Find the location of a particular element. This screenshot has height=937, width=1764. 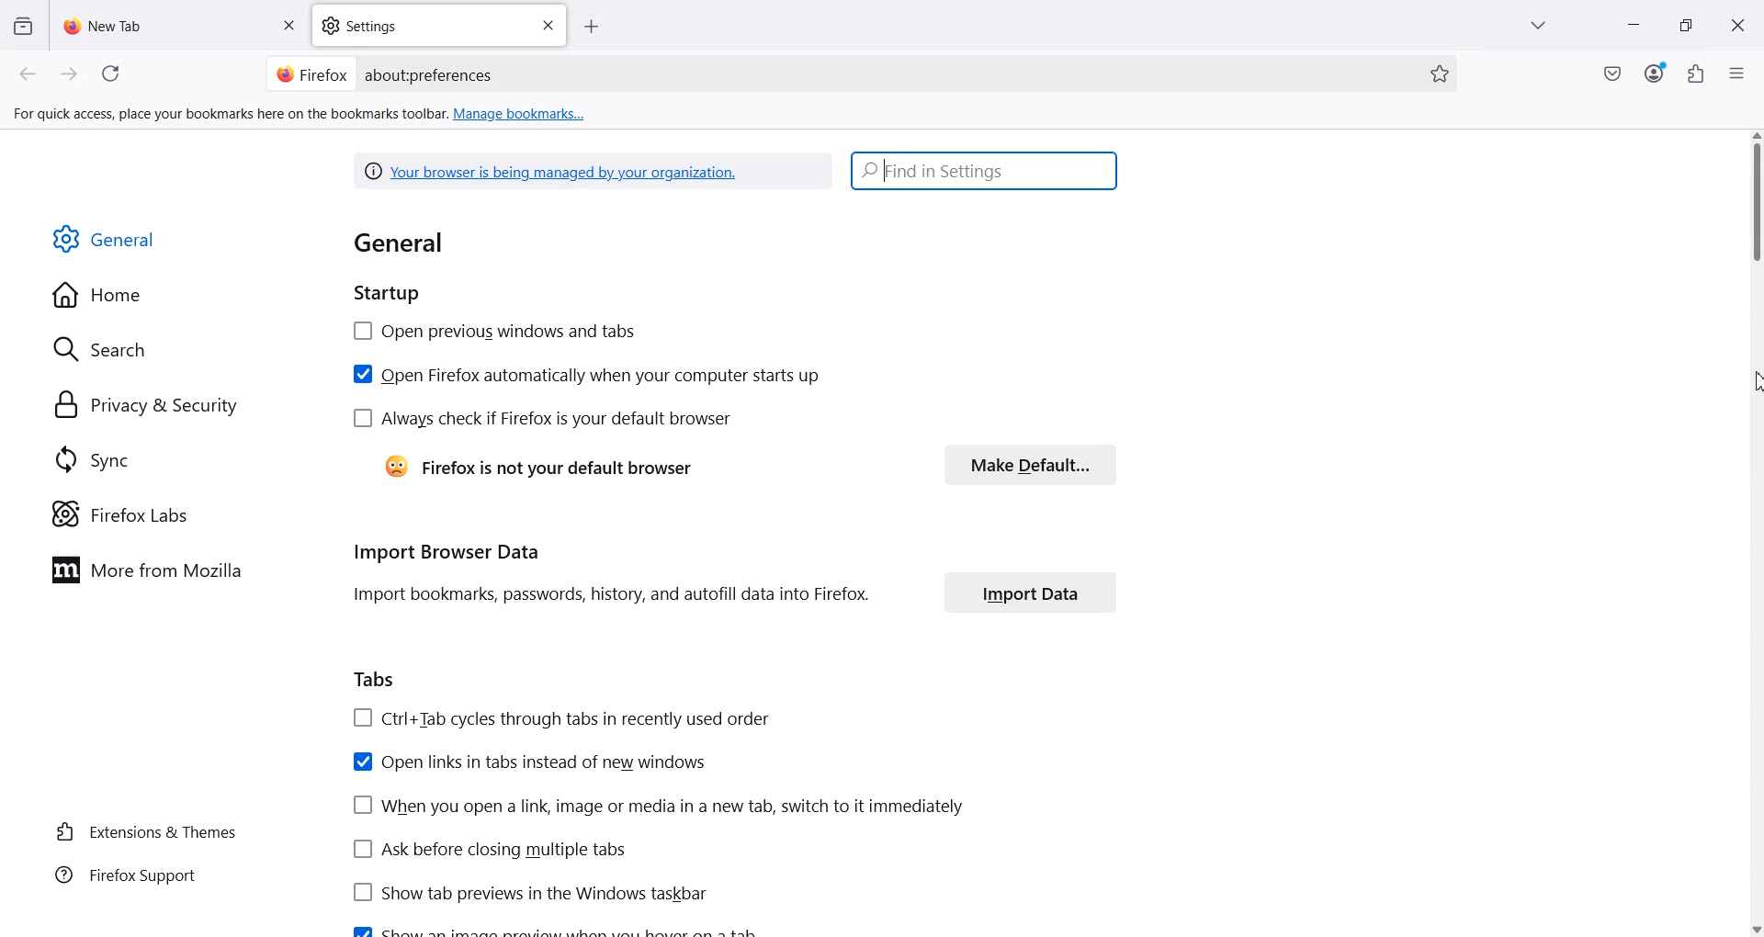

Vertical Scroll bar is located at coordinates (1753, 204).